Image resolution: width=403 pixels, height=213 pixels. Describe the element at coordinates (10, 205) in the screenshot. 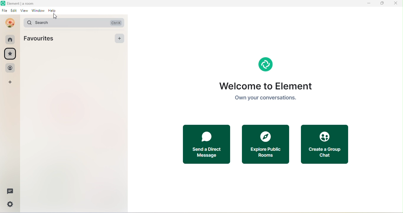

I see `setting` at that location.